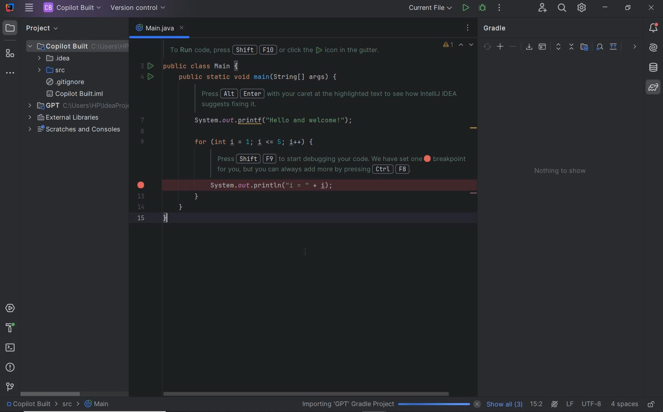 The width and height of the screenshot is (663, 412). What do you see at coordinates (32, 405) in the screenshot?
I see `project name` at bounding box center [32, 405].